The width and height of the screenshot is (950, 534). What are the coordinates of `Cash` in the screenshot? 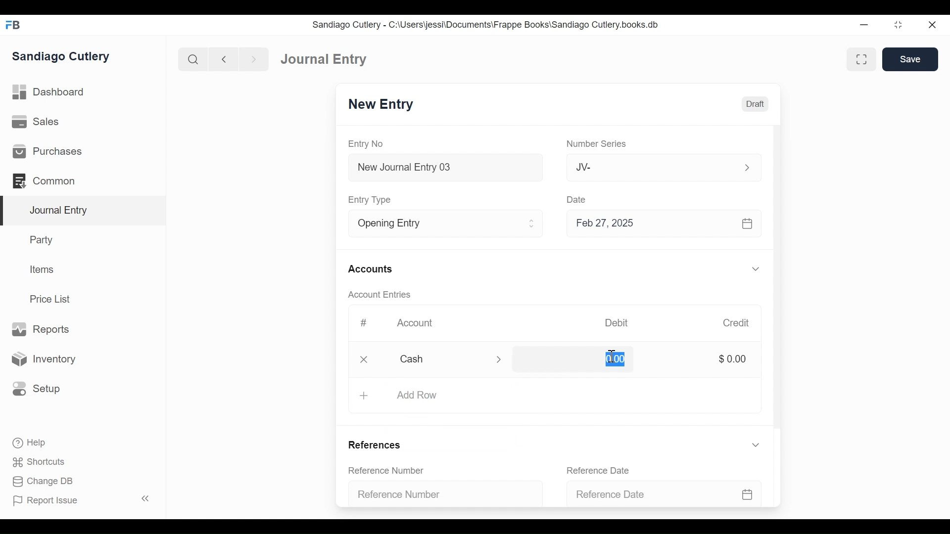 It's located at (439, 358).